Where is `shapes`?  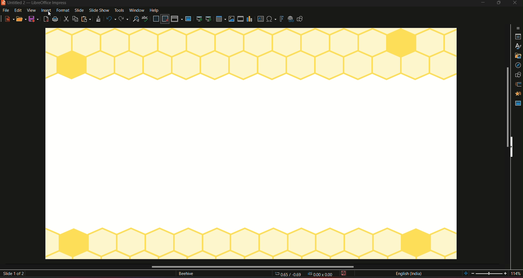 shapes is located at coordinates (519, 75).